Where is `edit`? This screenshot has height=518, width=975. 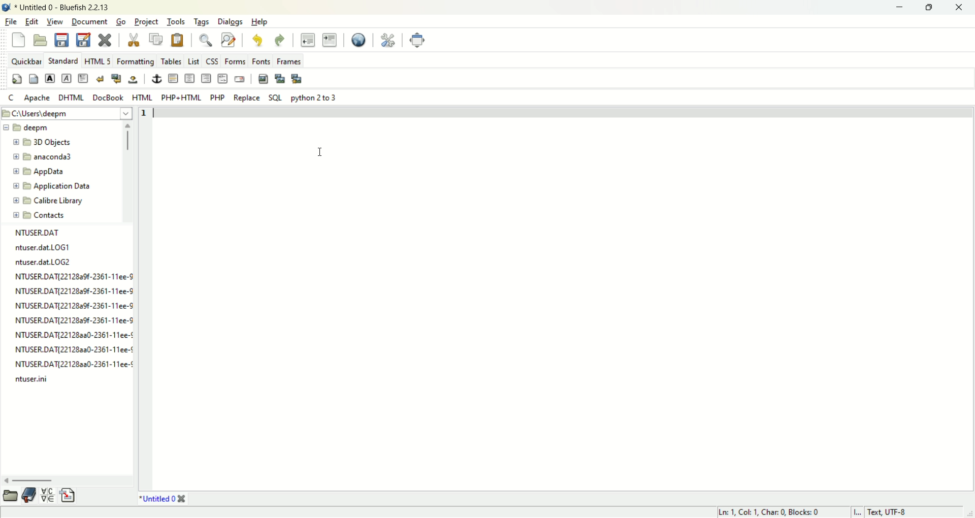 edit is located at coordinates (32, 21).